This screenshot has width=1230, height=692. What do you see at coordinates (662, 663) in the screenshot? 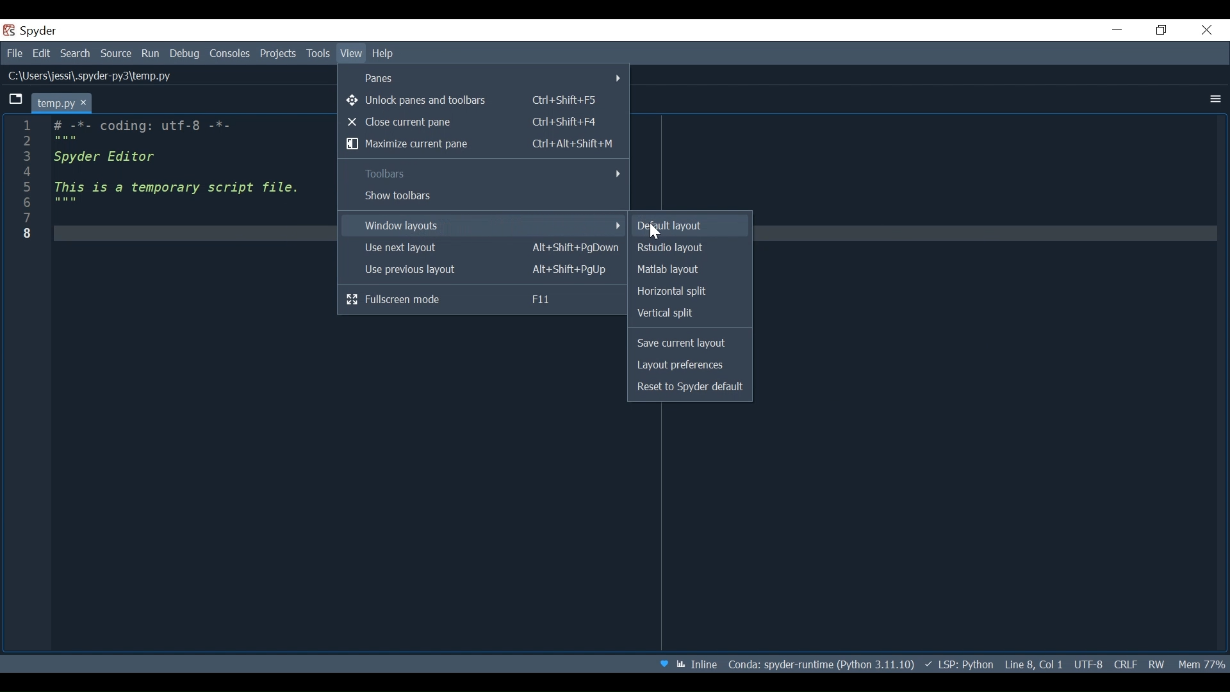
I see `Help Spyder` at bounding box center [662, 663].